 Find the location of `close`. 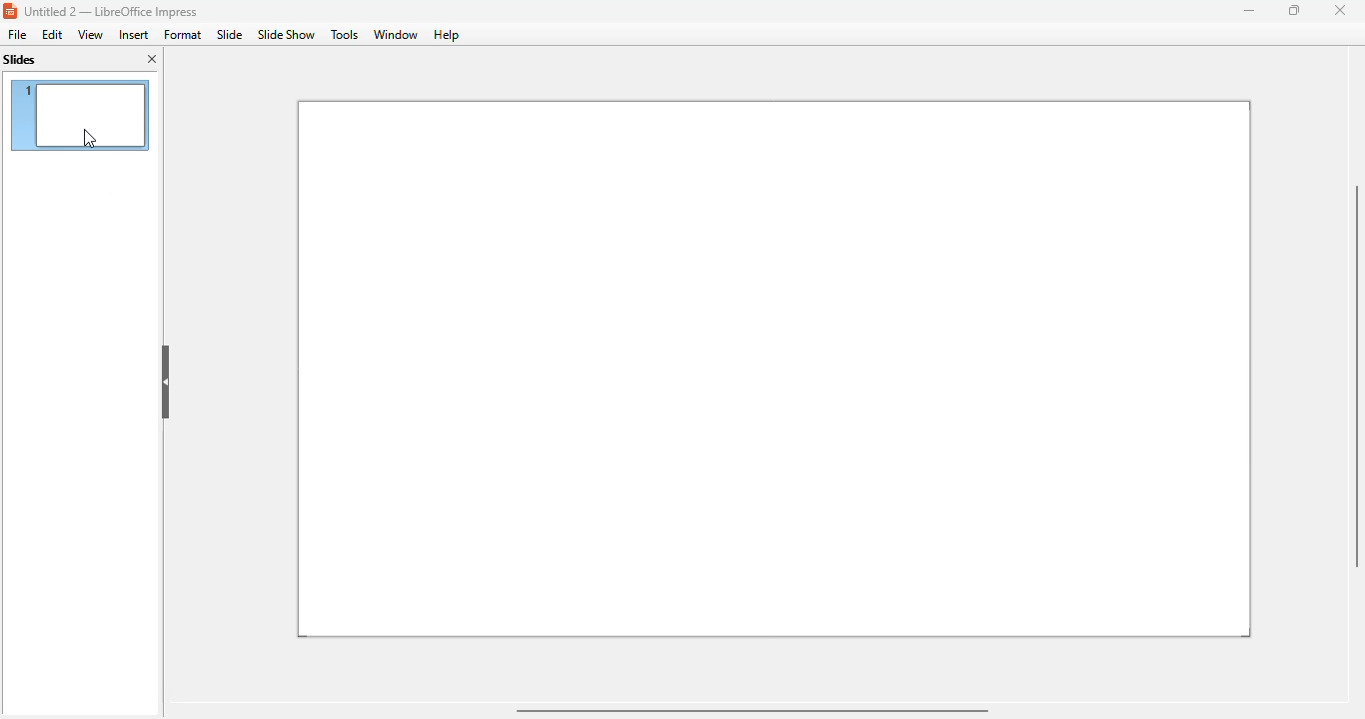

close is located at coordinates (1339, 10).